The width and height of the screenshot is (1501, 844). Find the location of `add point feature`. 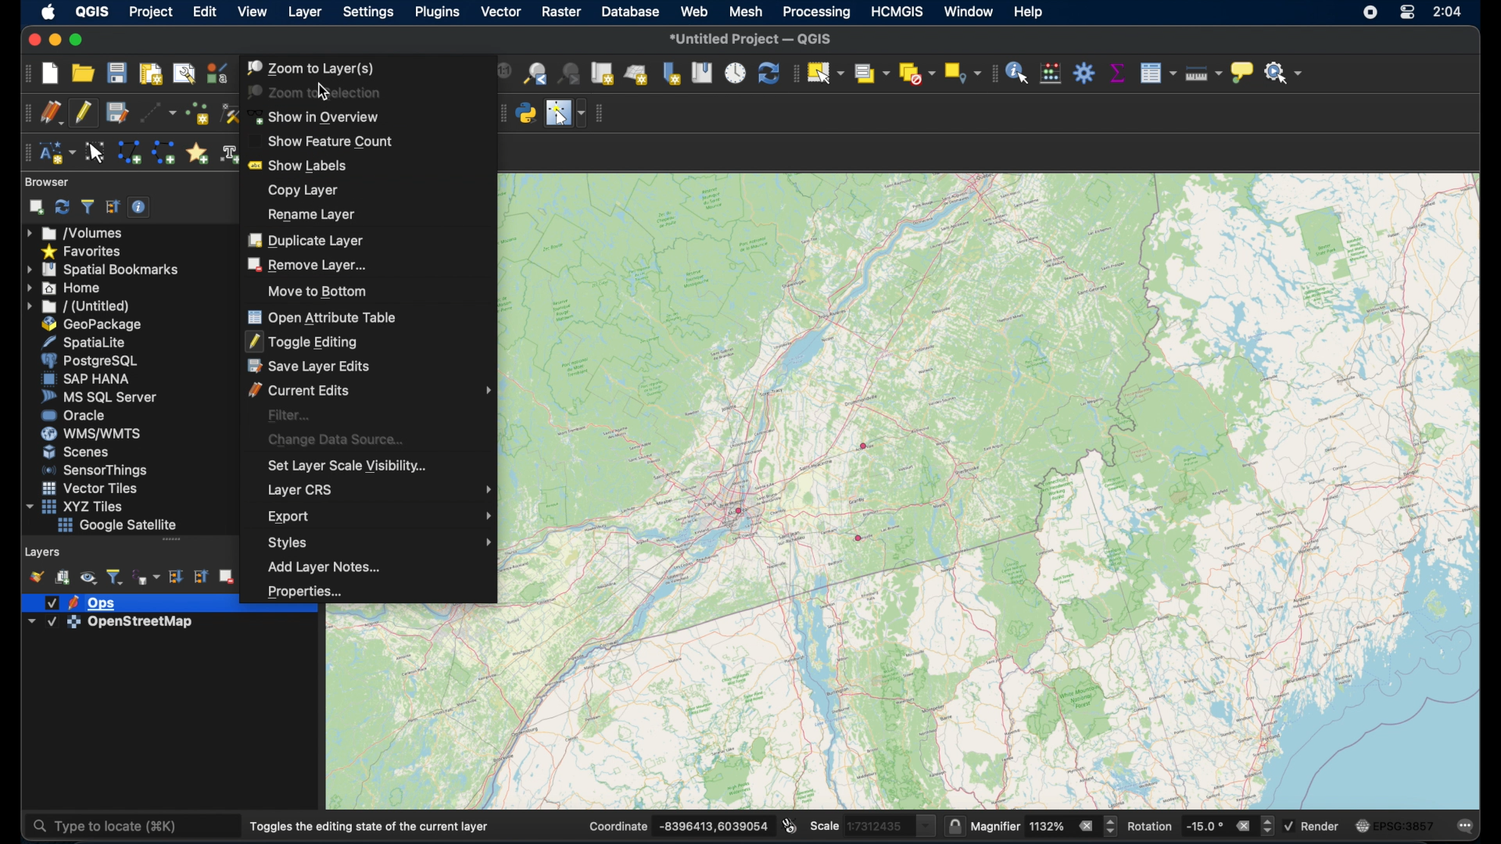

add point feature is located at coordinates (195, 115).